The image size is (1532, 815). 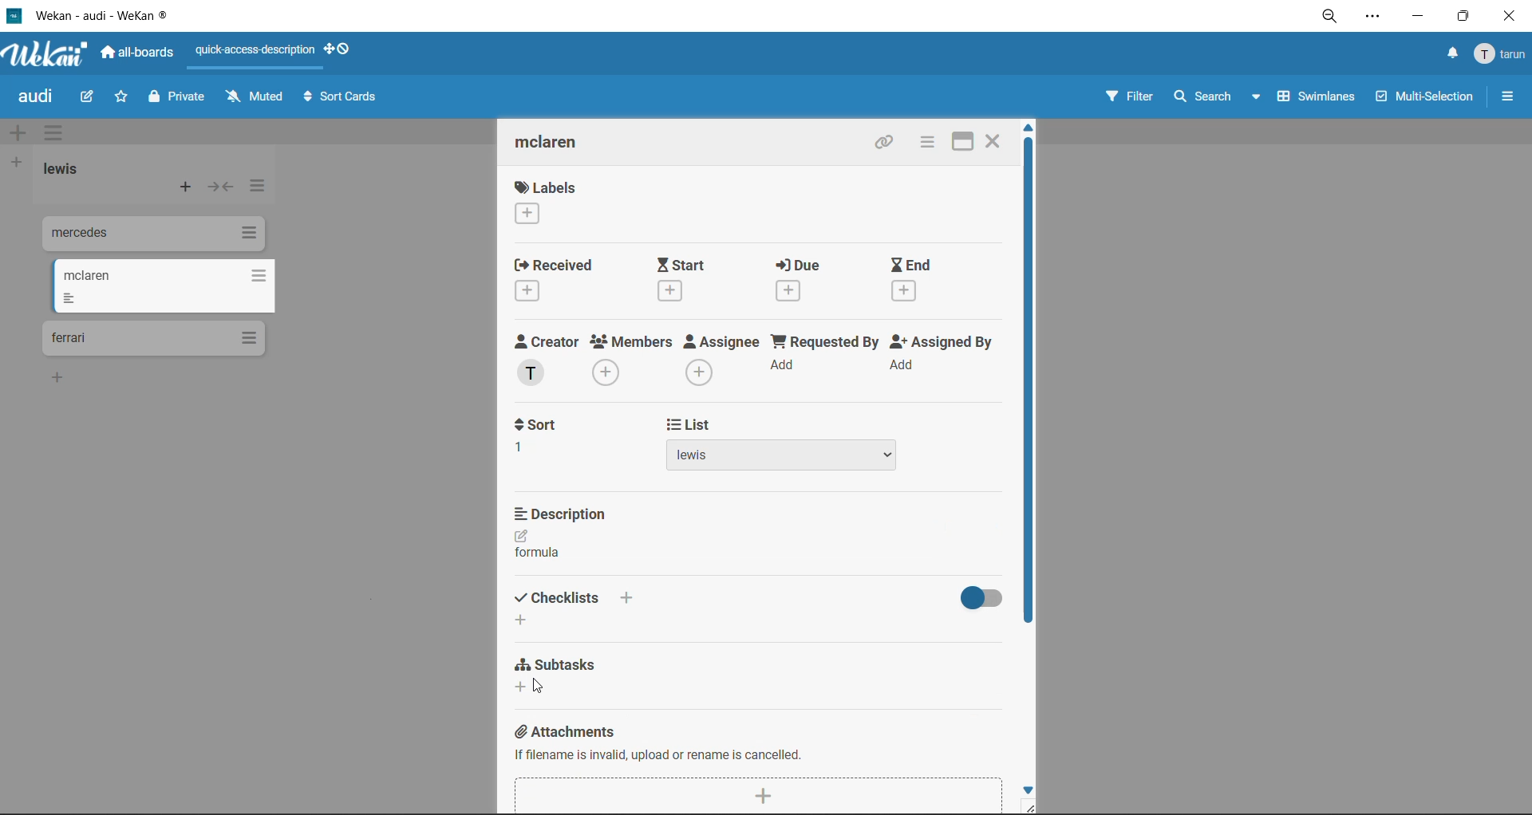 I want to click on add list, so click(x=15, y=163).